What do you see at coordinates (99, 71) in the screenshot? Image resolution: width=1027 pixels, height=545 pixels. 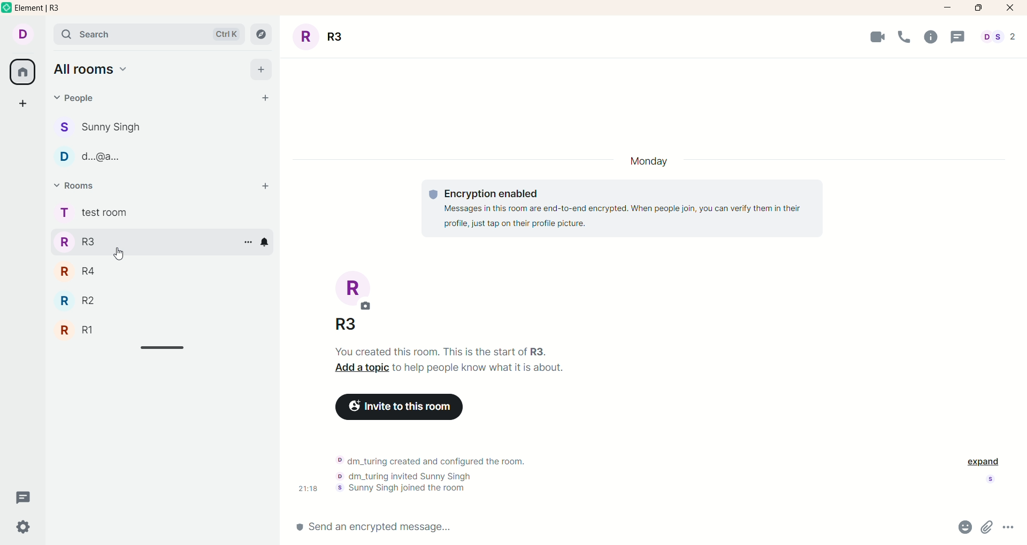 I see `all rooms` at bounding box center [99, 71].